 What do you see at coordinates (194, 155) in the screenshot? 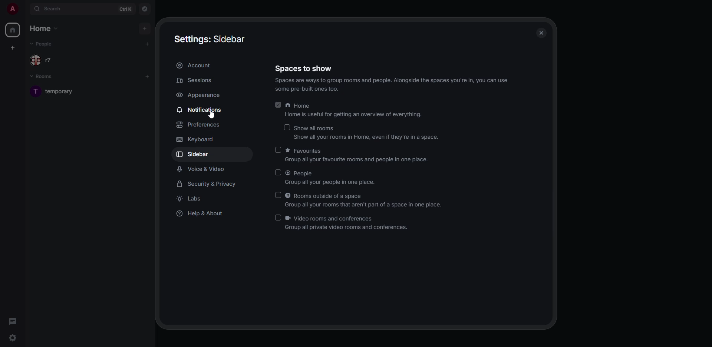
I see `sidebar` at bounding box center [194, 155].